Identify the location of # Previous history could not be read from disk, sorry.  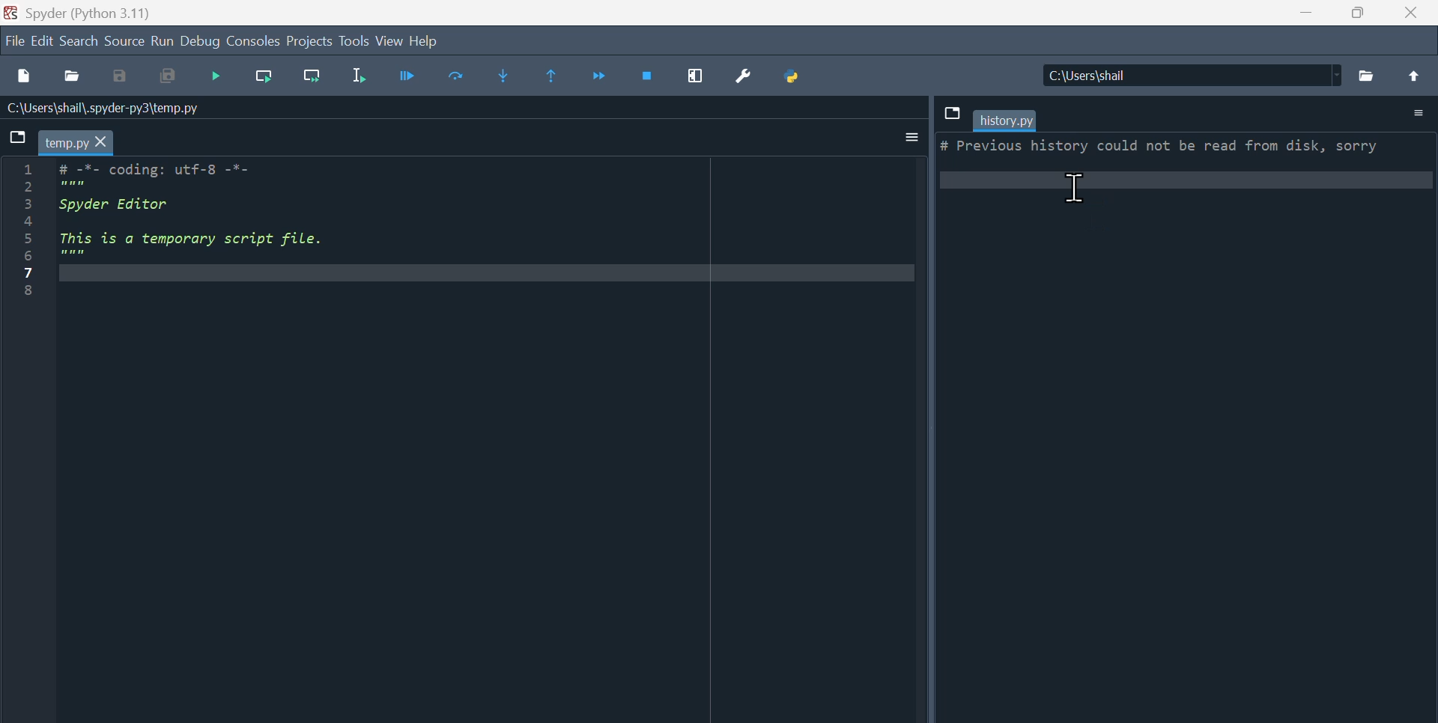
(1187, 165).